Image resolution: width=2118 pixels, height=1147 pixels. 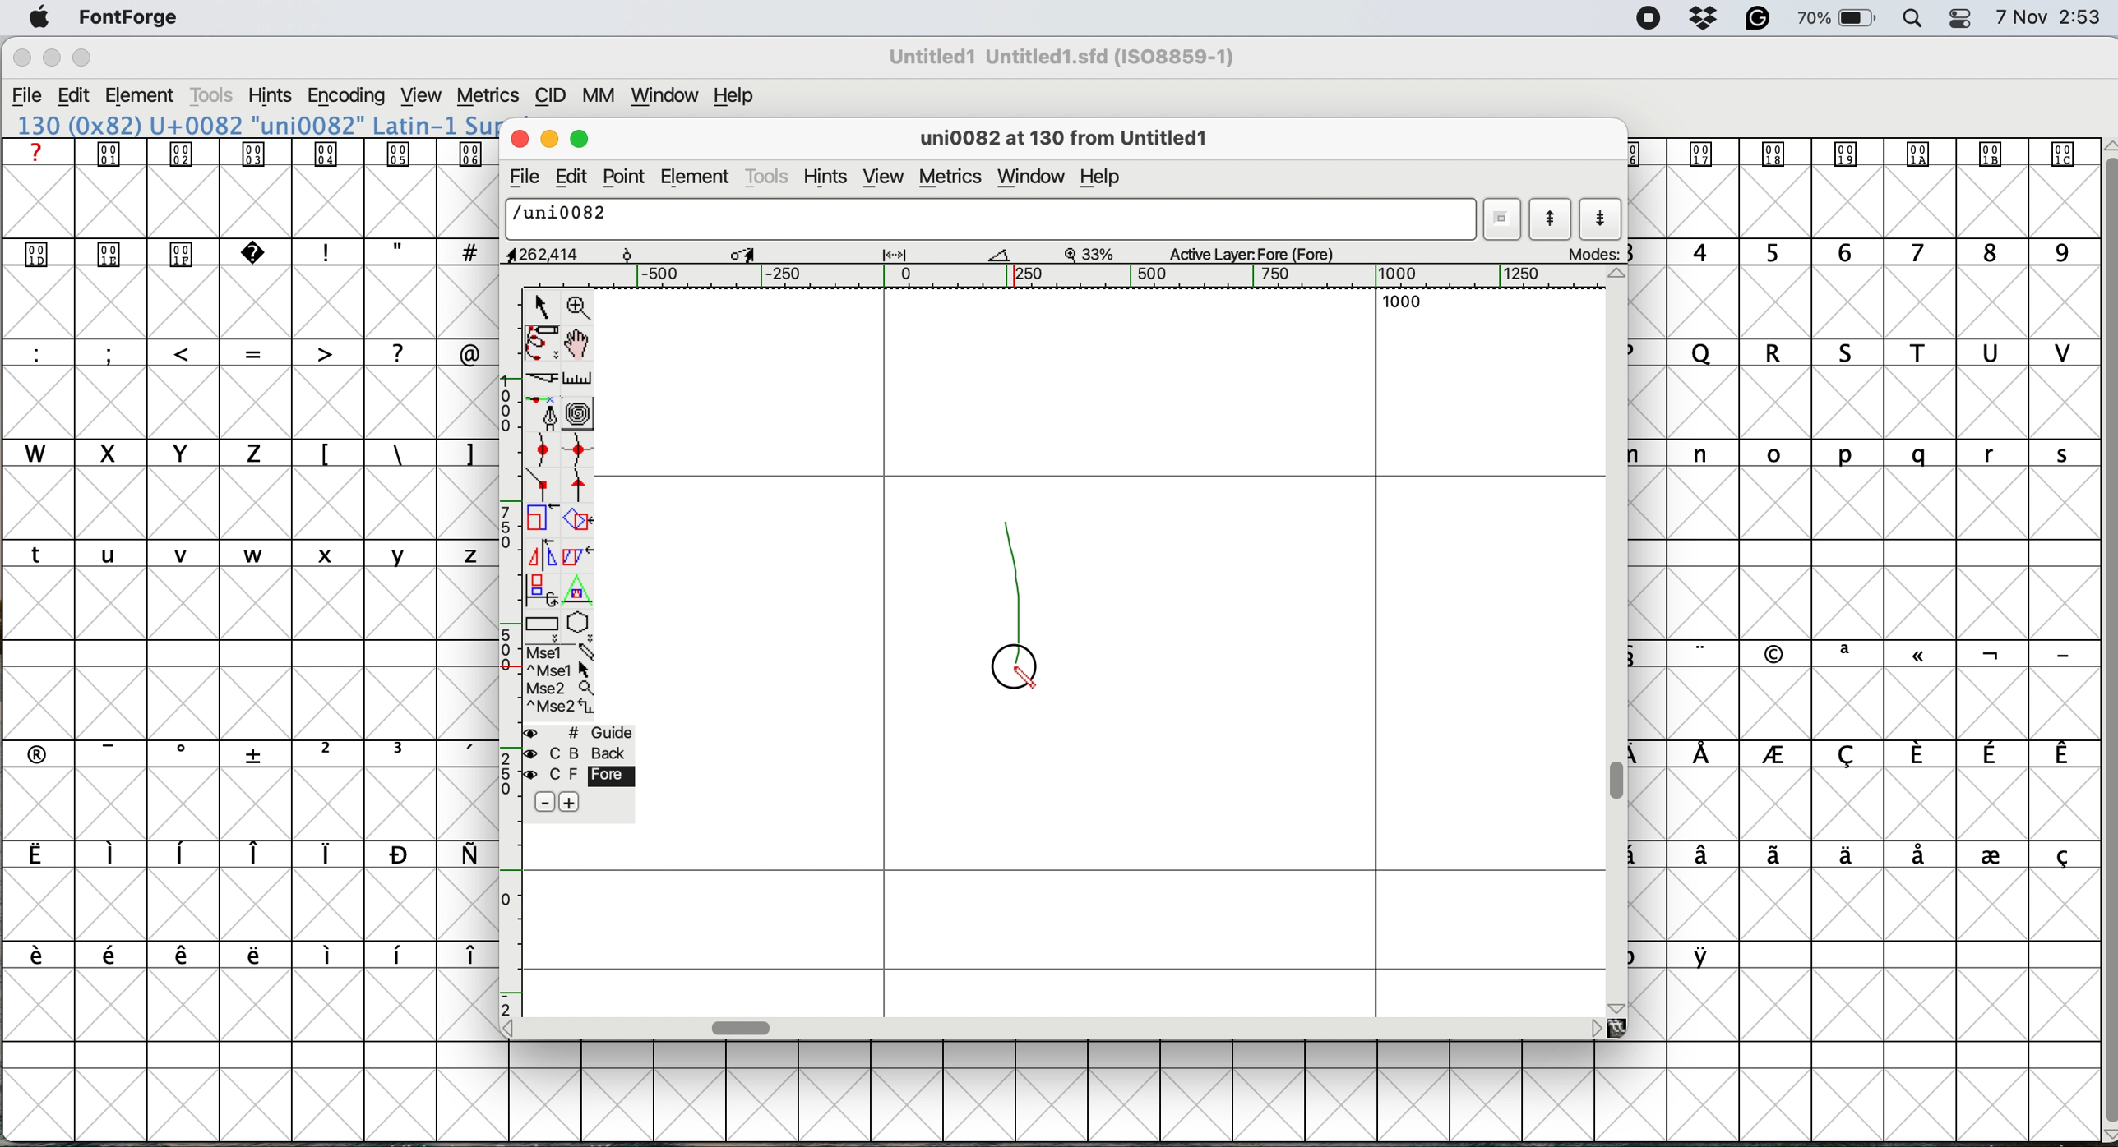 I want to click on select, so click(x=543, y=304).